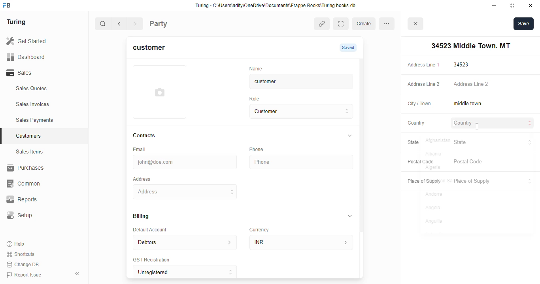 This screenshot has width=540, height=284. I want to click on Shortcuts, so click(23, 254).